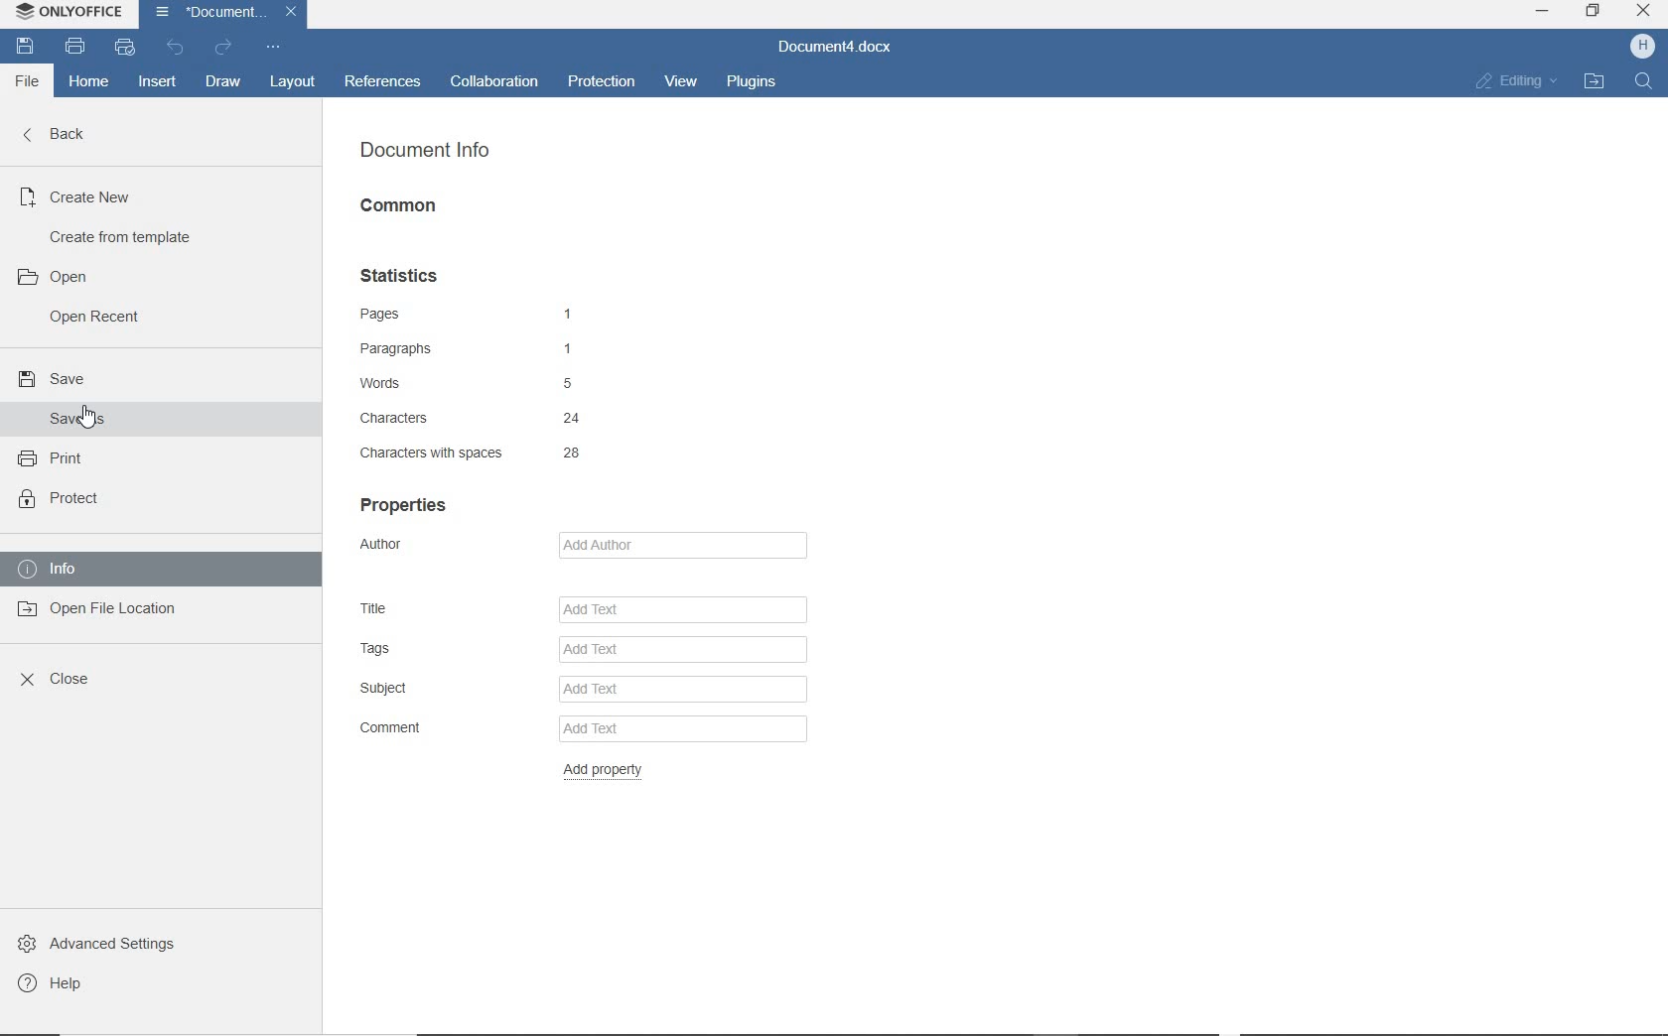  What do you see at coordinates (400, 205) in the screenshot?
I see `common` at bounding box center [400, 205].